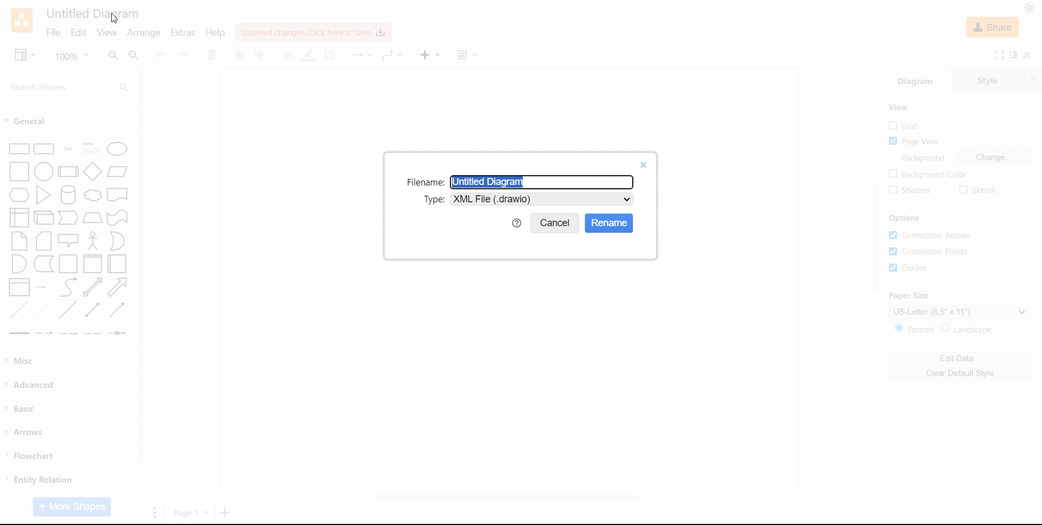 The image size is (1042, 525). What do you see at coordinates (161, 55) in the screenshot?
I see `Undo ` at bounding box center [161, 55].